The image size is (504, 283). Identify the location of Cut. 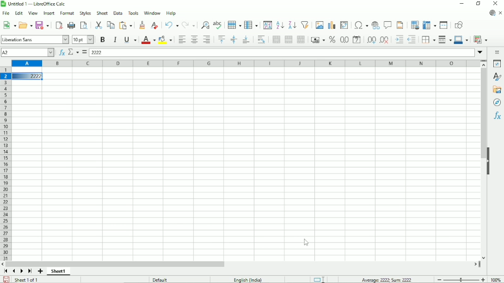
(98, 25).